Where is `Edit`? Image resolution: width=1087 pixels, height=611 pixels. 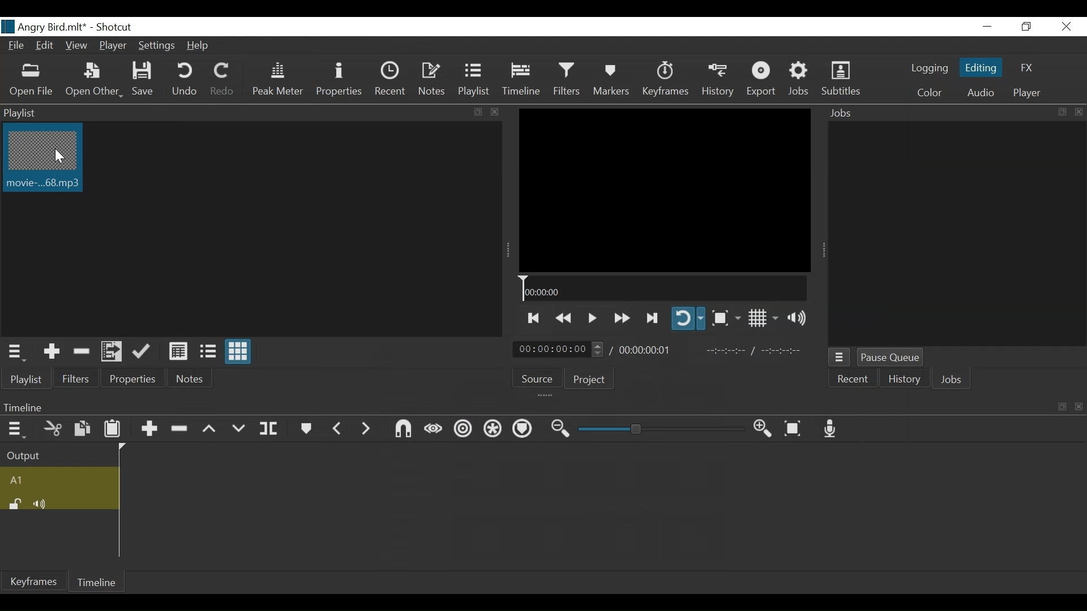 Edit is located at coordinates (46, 47).